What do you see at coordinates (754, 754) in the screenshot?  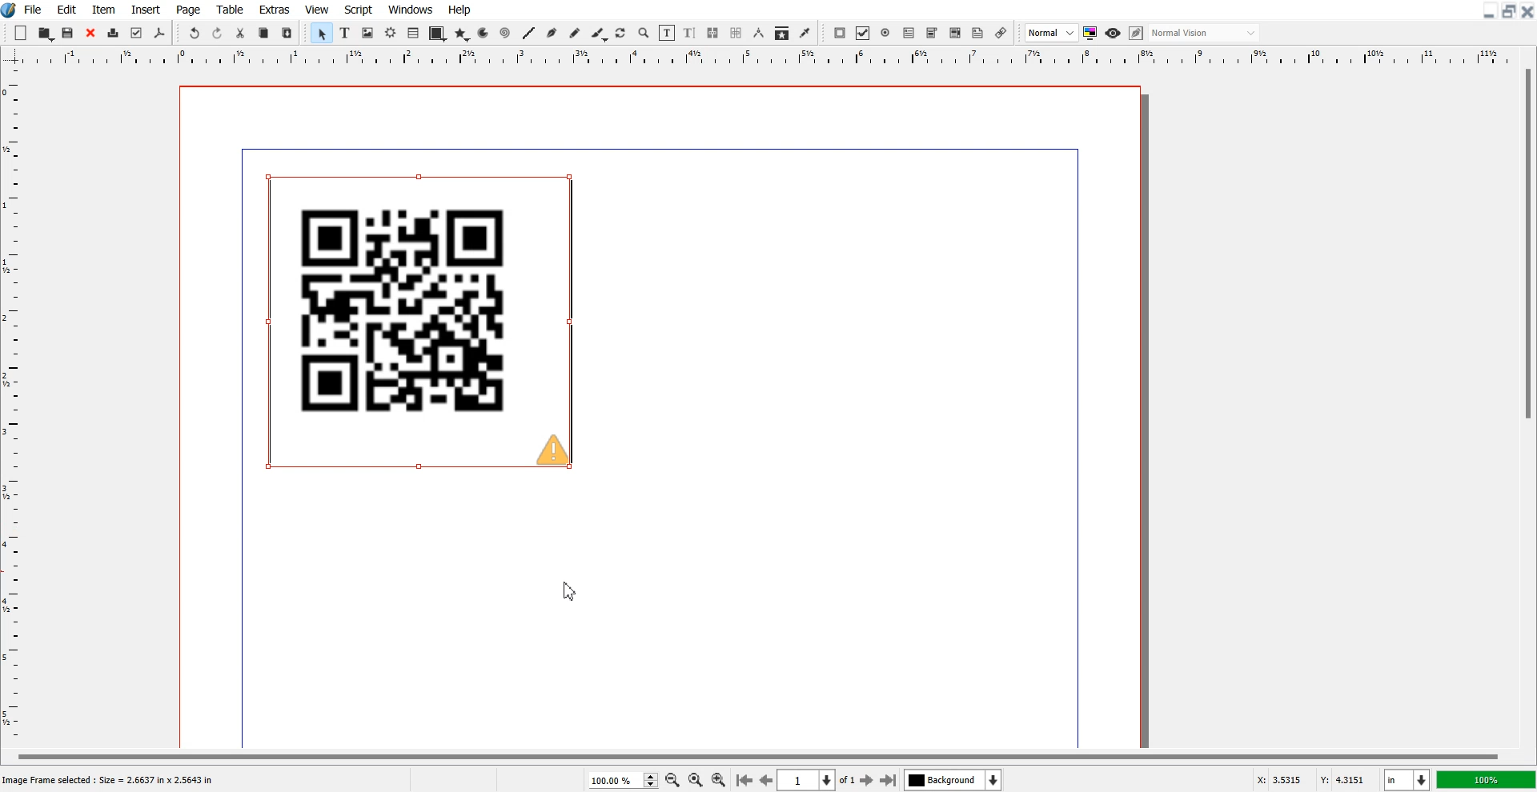 I see `Horizontal scroll bar` at bounding box center [754, 754].